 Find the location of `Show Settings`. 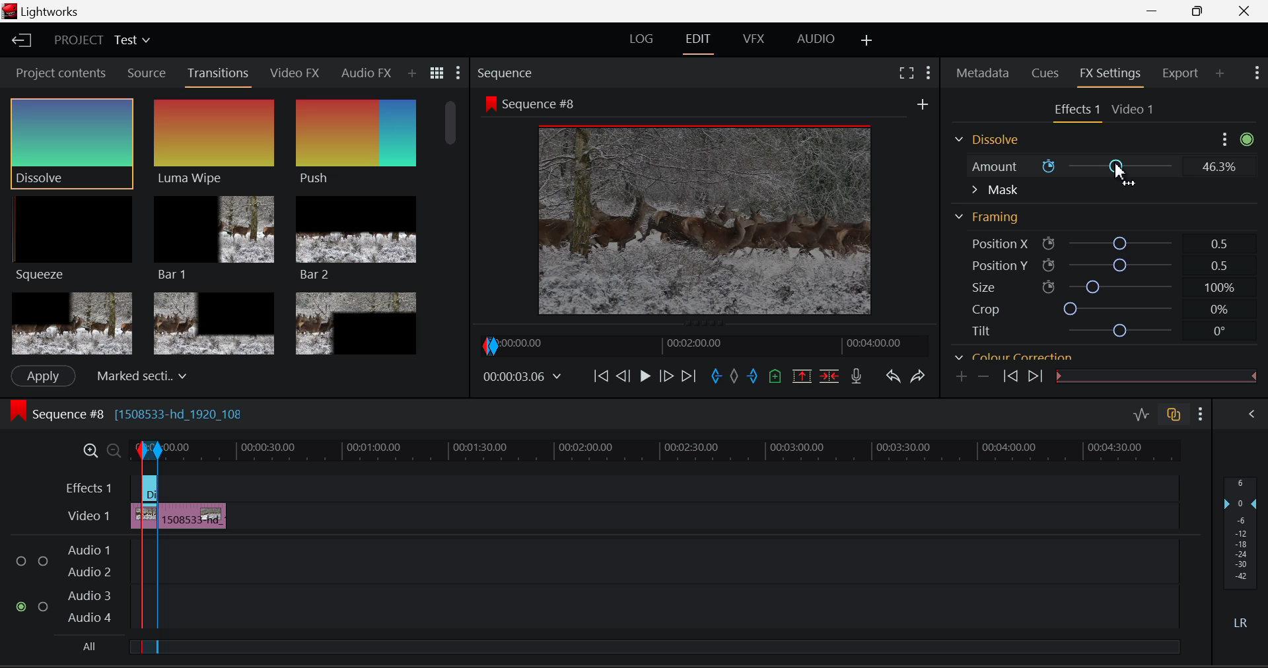

Show Settings is located at coordinates (459, 72).